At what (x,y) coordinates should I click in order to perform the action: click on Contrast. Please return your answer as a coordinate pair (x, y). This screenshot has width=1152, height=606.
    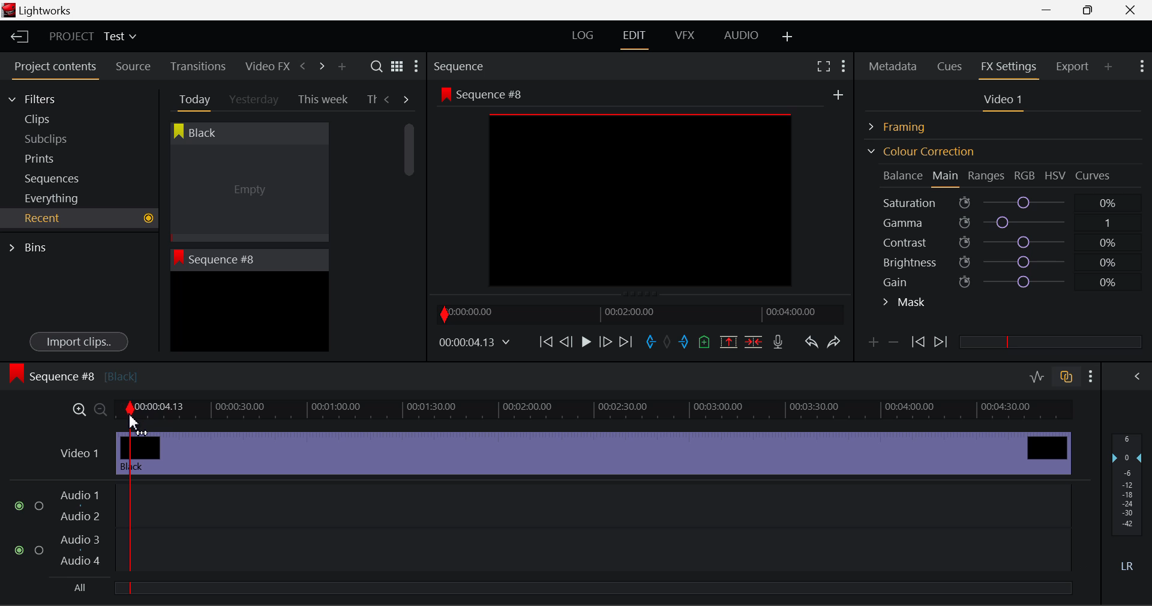
    Looking at the image, I should click on (1004, 242).